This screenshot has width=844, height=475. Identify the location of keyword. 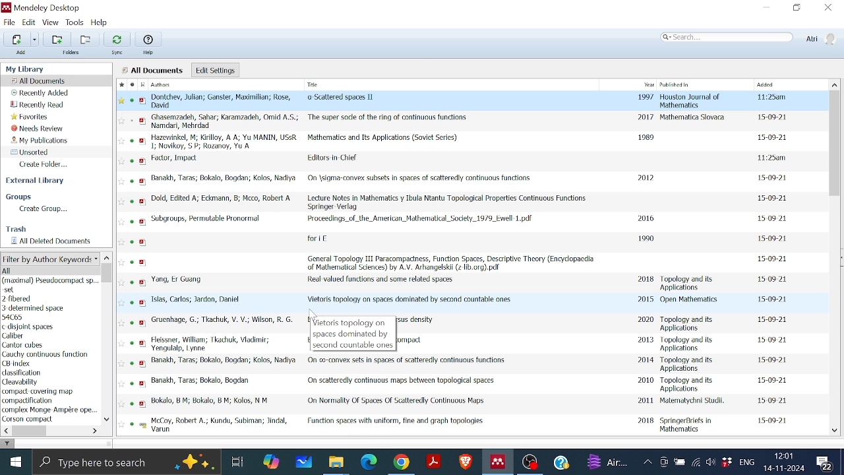
(20, 364).